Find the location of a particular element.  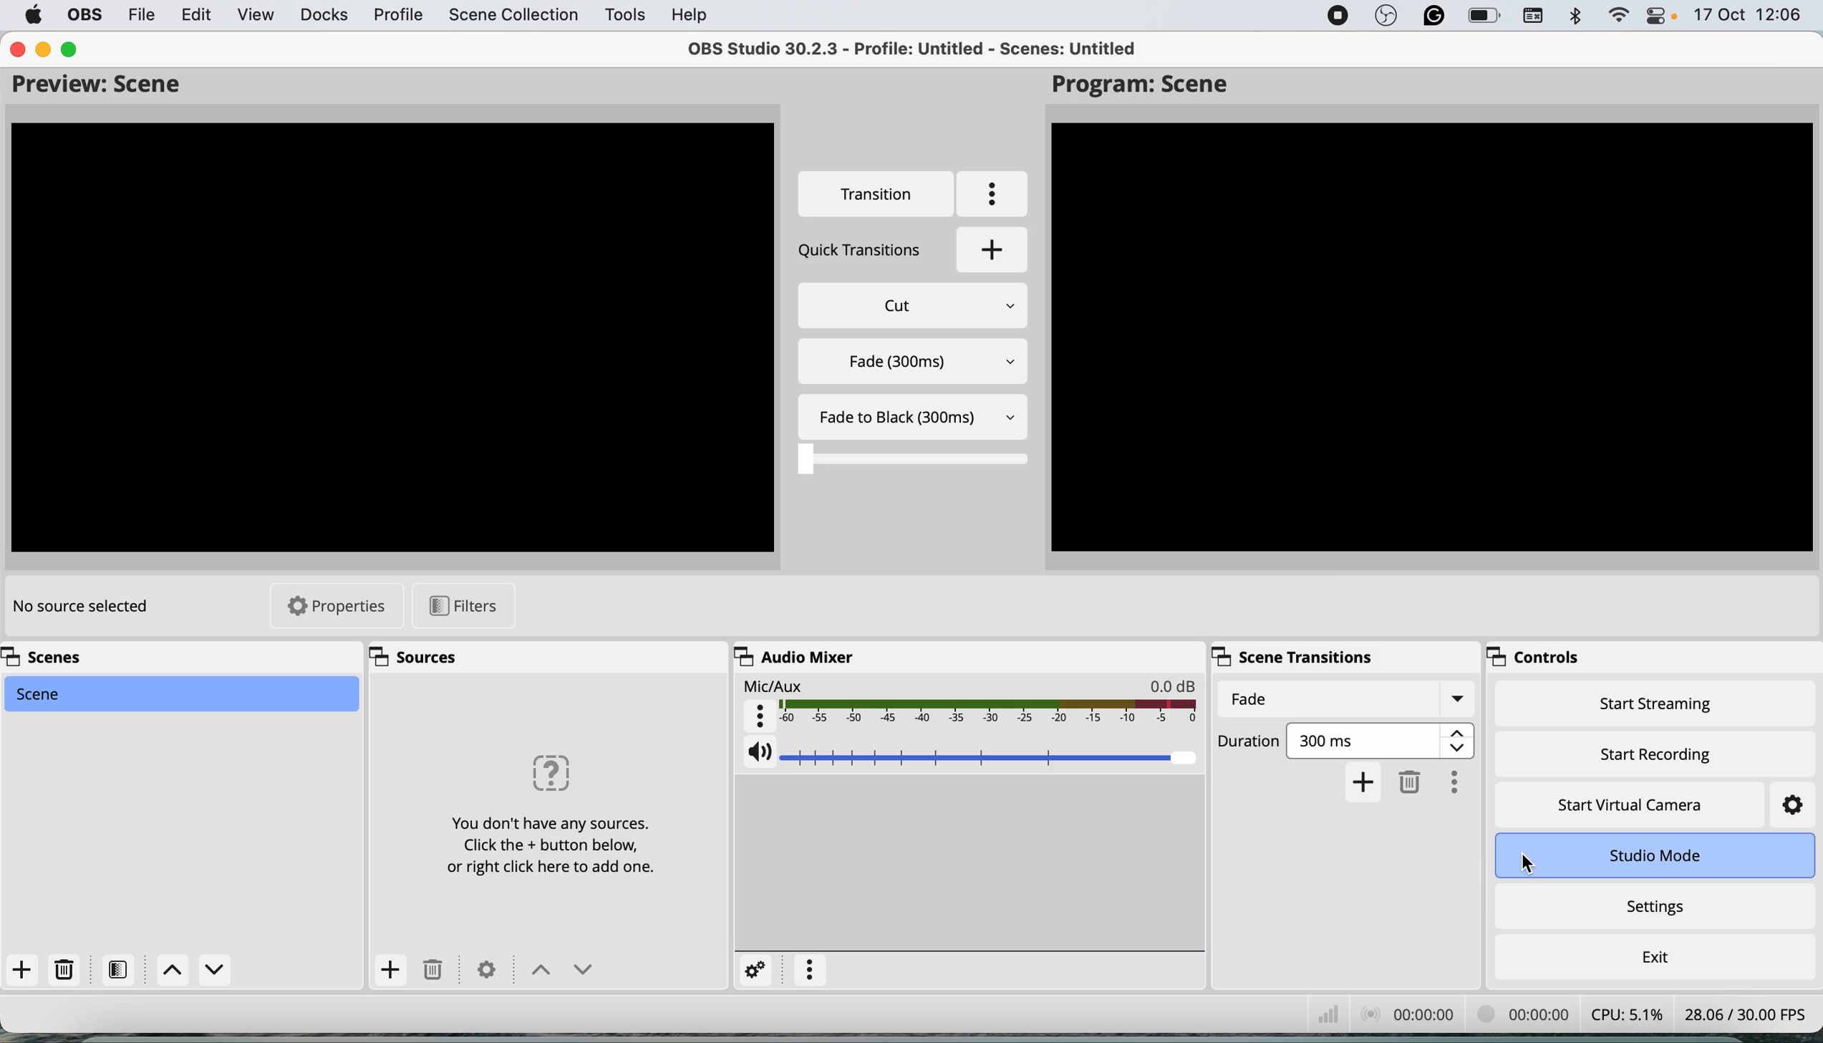

properties is located at coordinates (334, 607).